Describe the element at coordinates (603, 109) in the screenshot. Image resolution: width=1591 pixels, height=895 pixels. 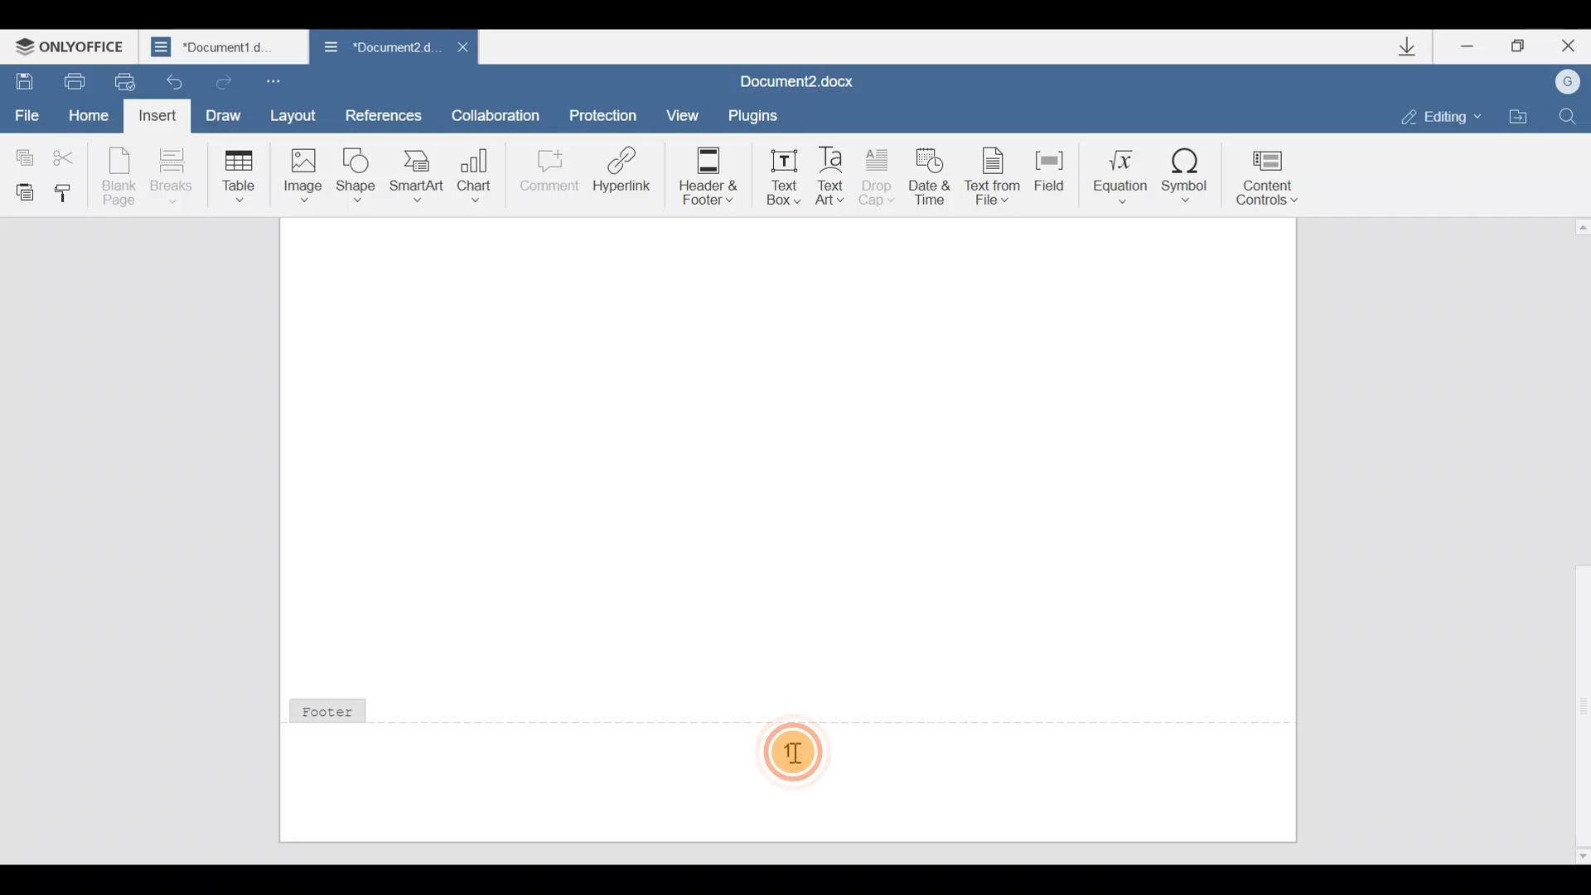
I see `Protection` at that location.